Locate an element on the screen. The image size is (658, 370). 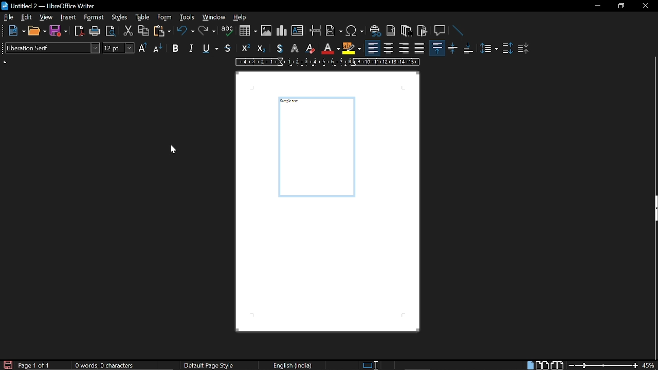
close is located at coordinates (645, 7).